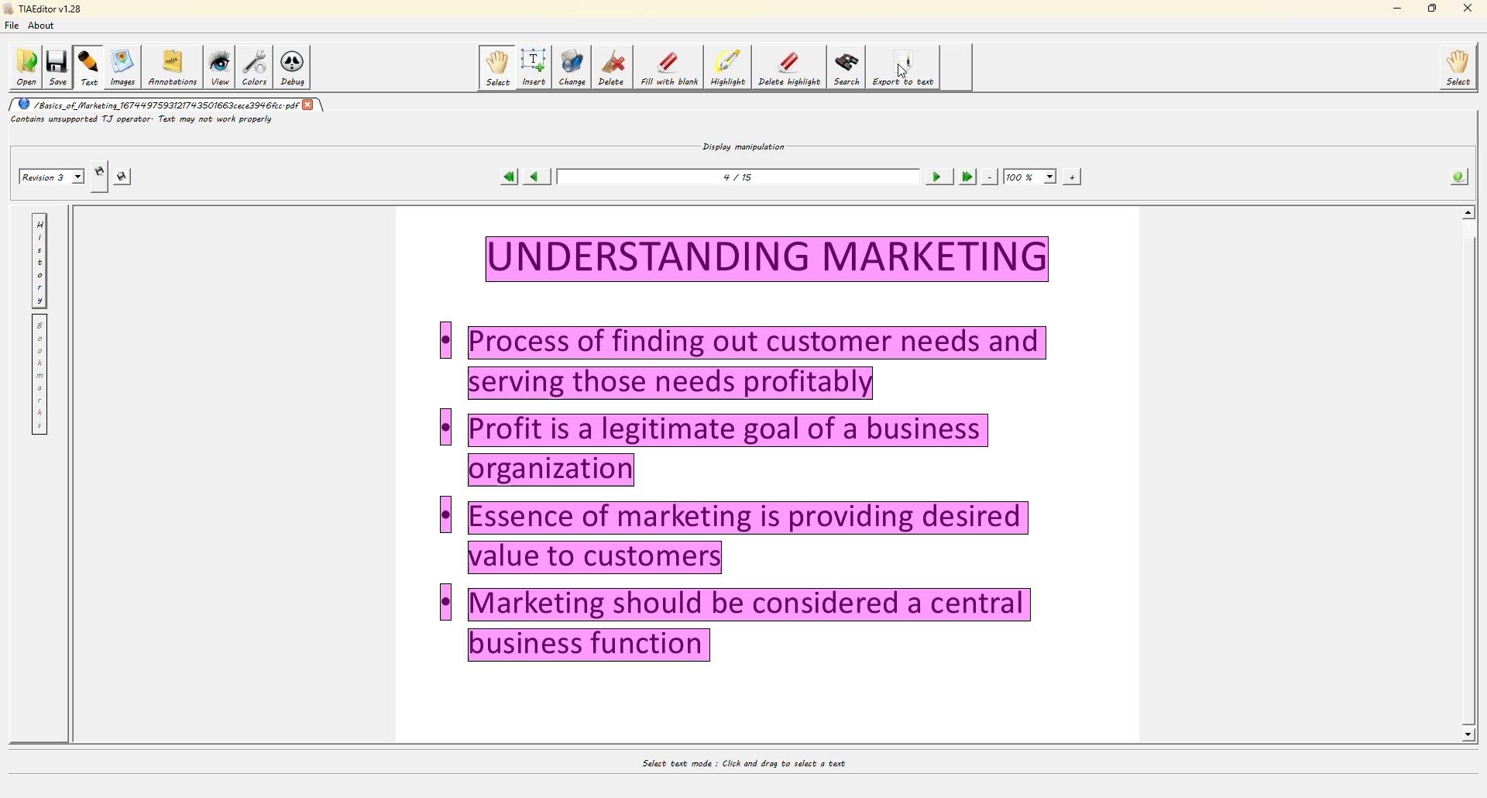 Image resolution: width=1487 pixels, height=798 pixels. Describe the element at coordinates (1469, 212) in the screenshot. I see `scroll up` at that location.